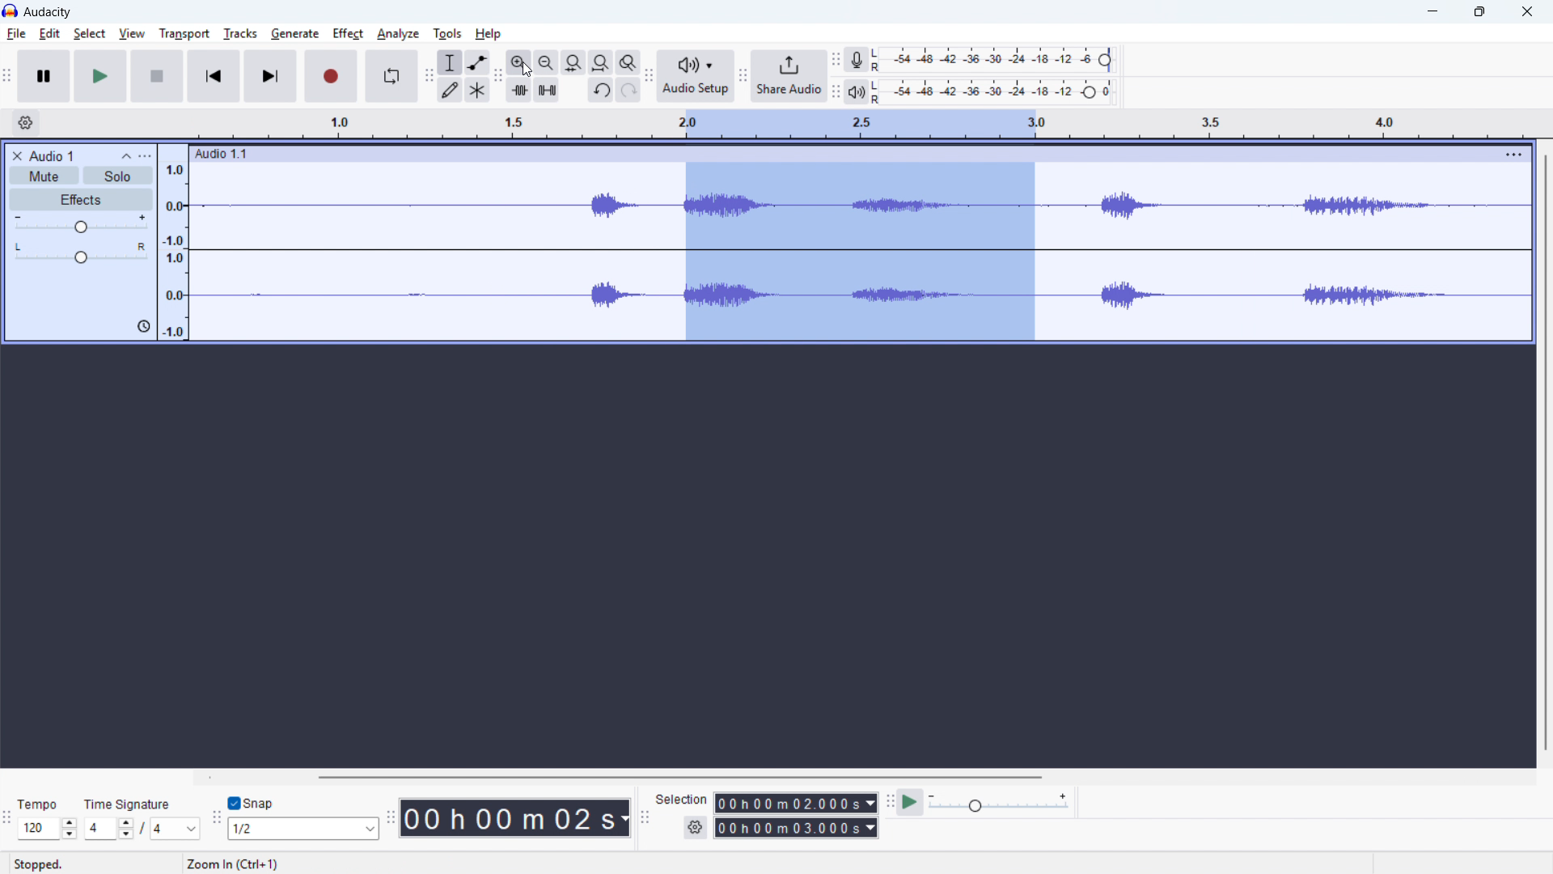  I want to click on Audio setup, so click(696, 76).